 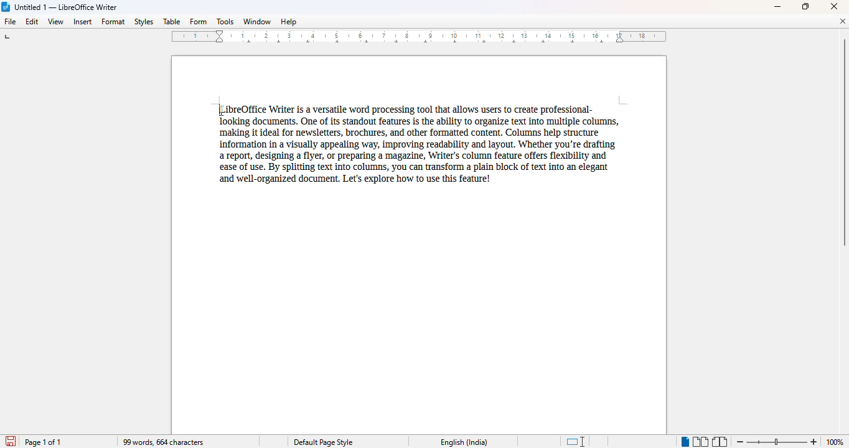 I want to click on save document, so click(x=11, y=441).